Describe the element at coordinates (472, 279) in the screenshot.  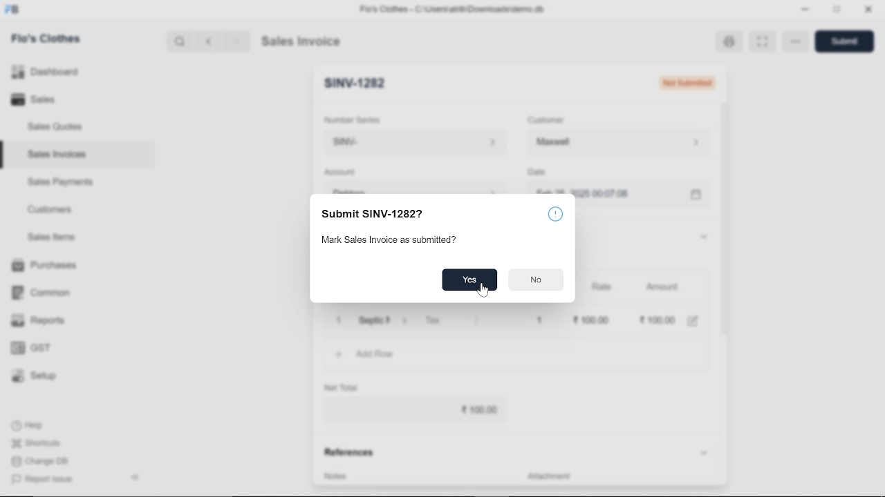
I see `yes` at that location.